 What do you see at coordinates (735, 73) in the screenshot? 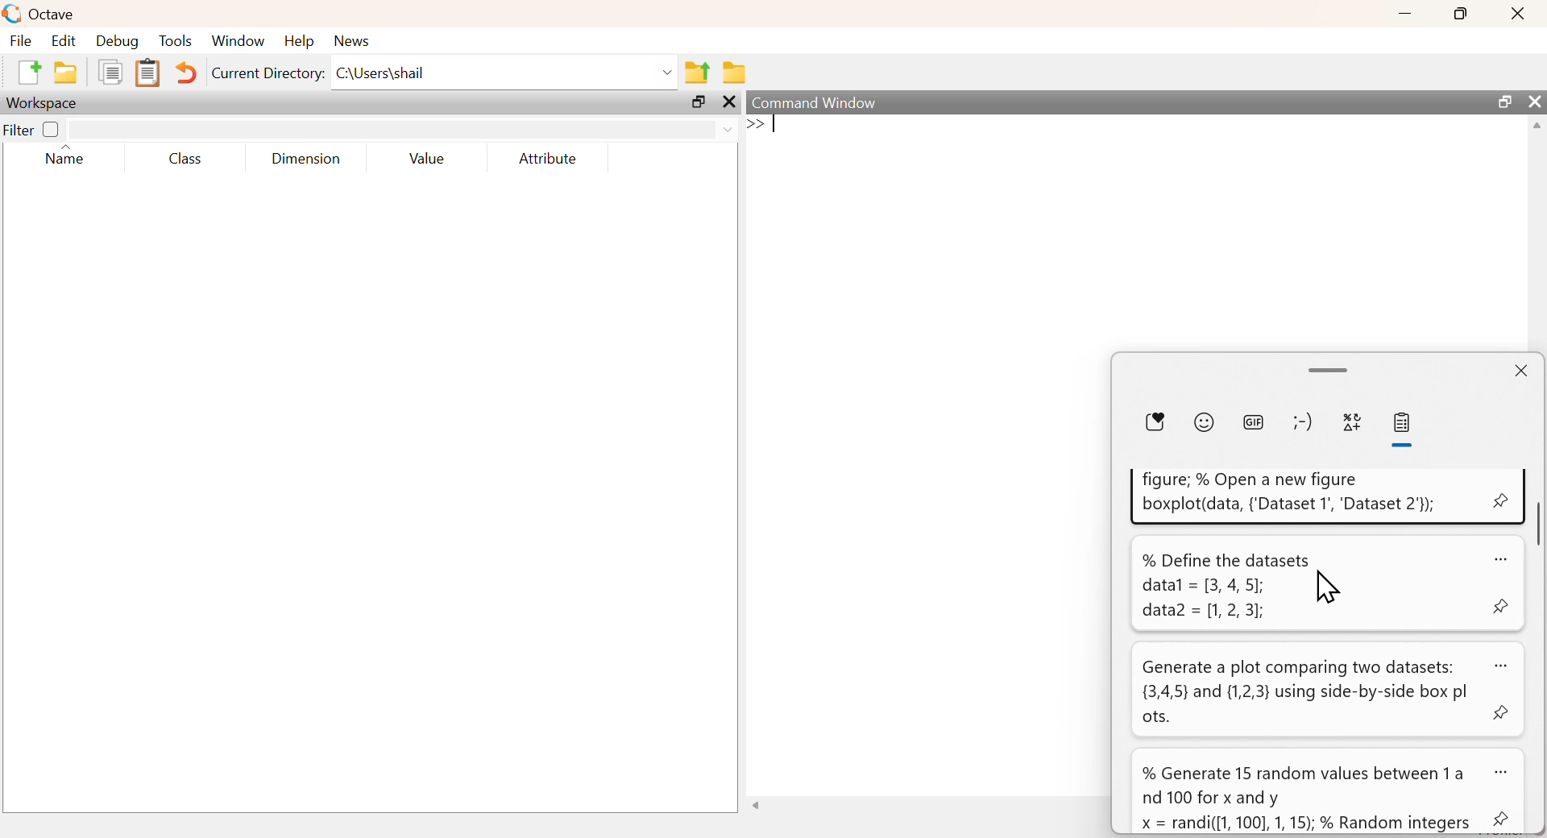
I see `Folder` at bounding box center [735, 73].